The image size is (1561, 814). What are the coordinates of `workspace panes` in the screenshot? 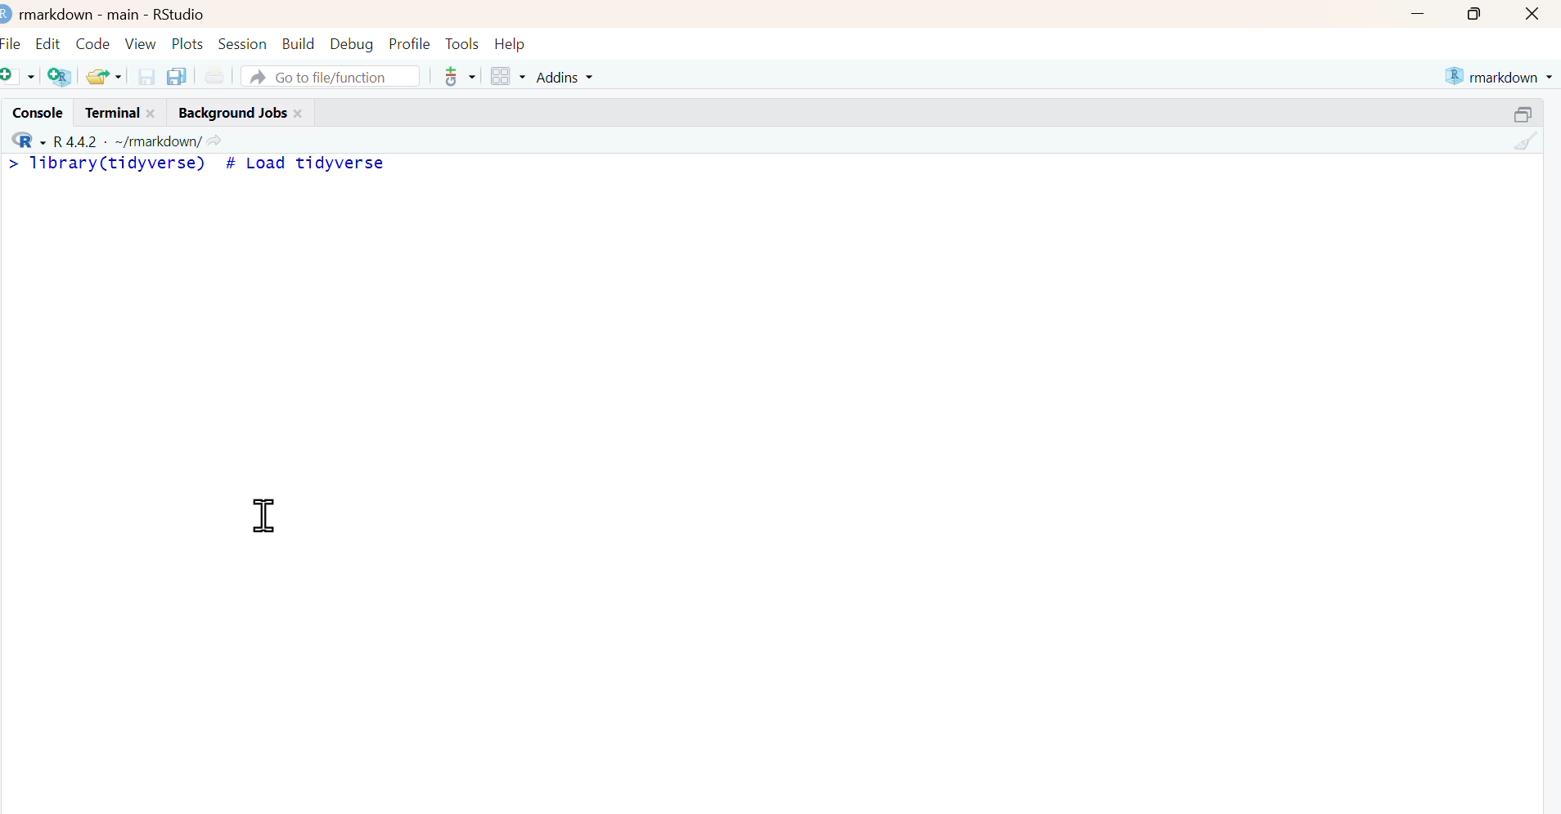 It's located at (508, 77).